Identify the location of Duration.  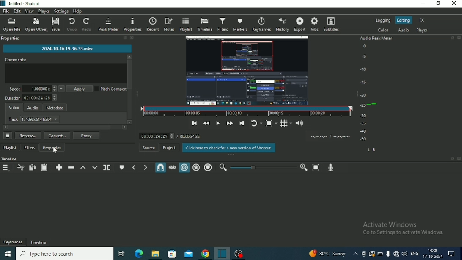
(31, 98).